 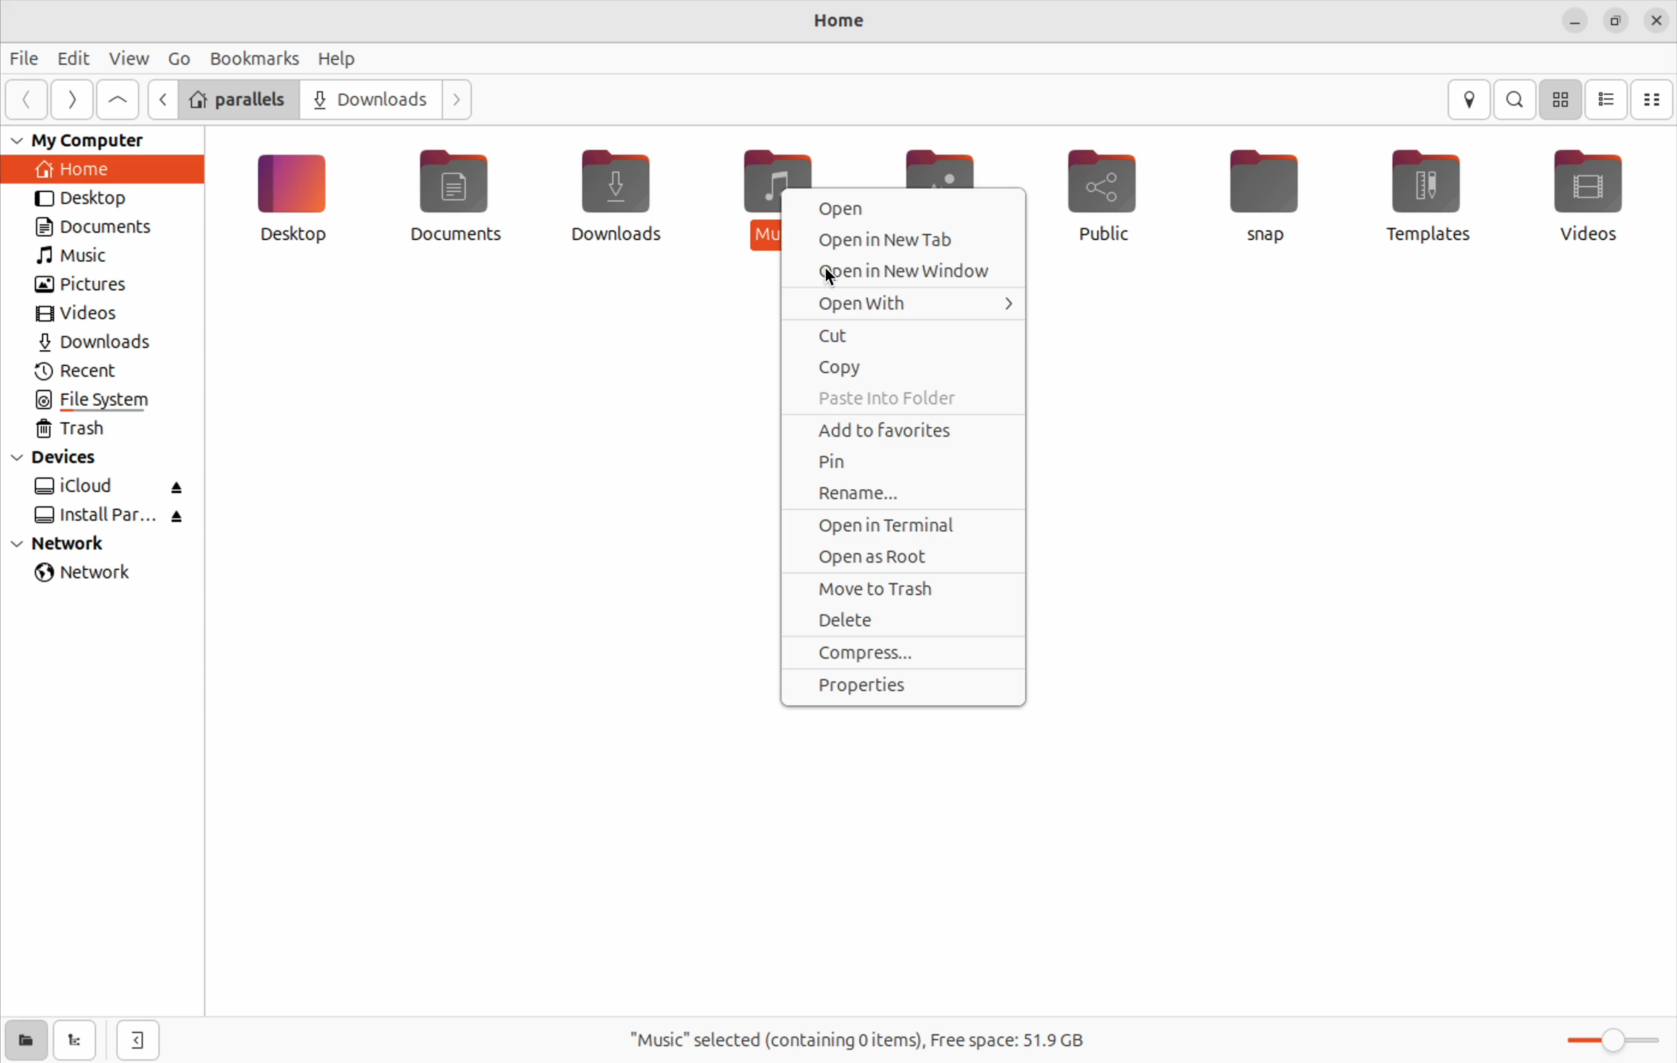 I want to click on file system, so click(x=99, y=401).